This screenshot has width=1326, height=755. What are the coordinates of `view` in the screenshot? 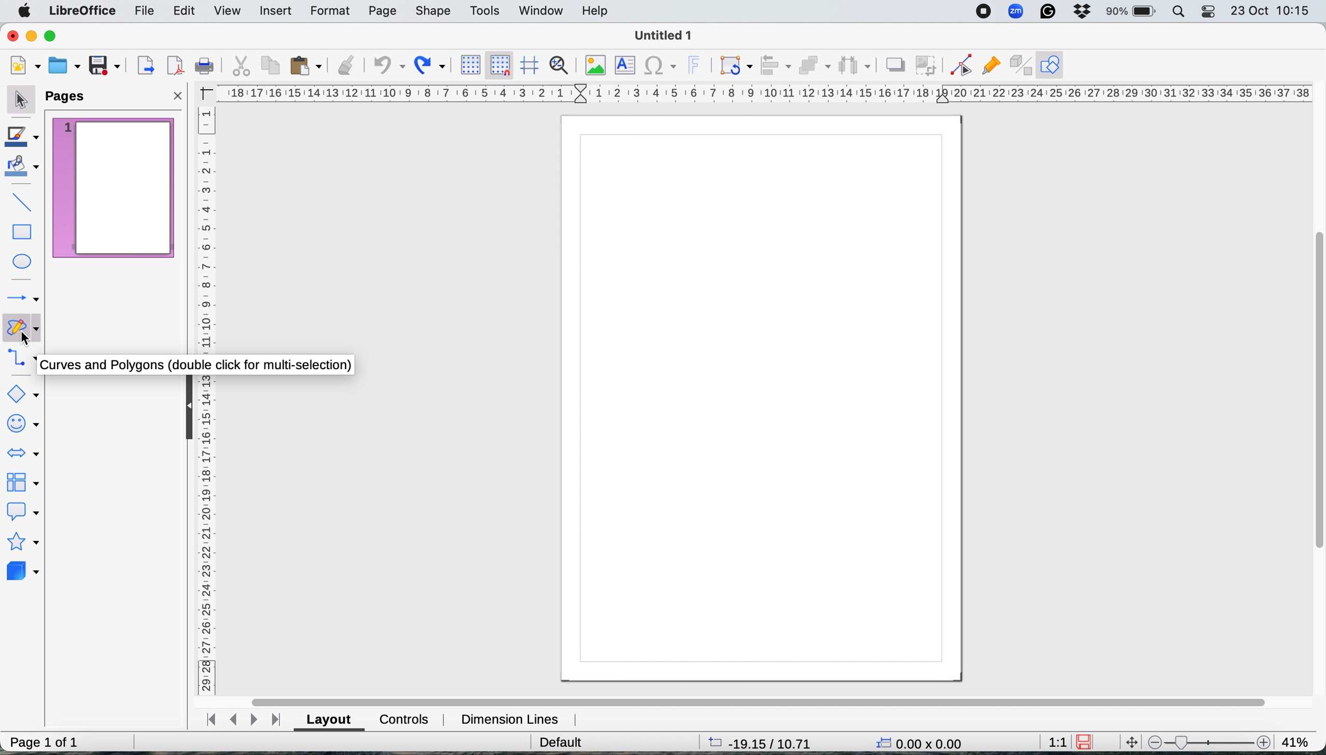 It's located at (228, 10).